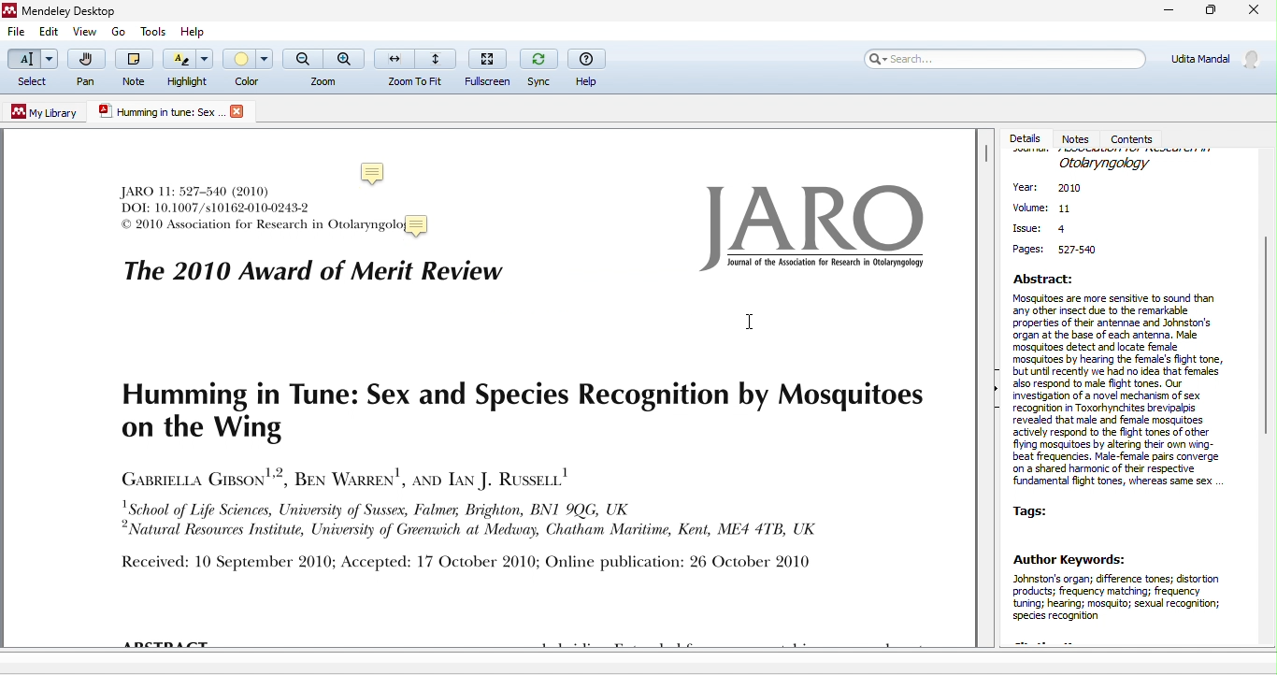 The height and width of the screenshot is (675, 1277). Describe the element at coordinates (1059, 190) in the screenshot. I see `year:2010` at that location.